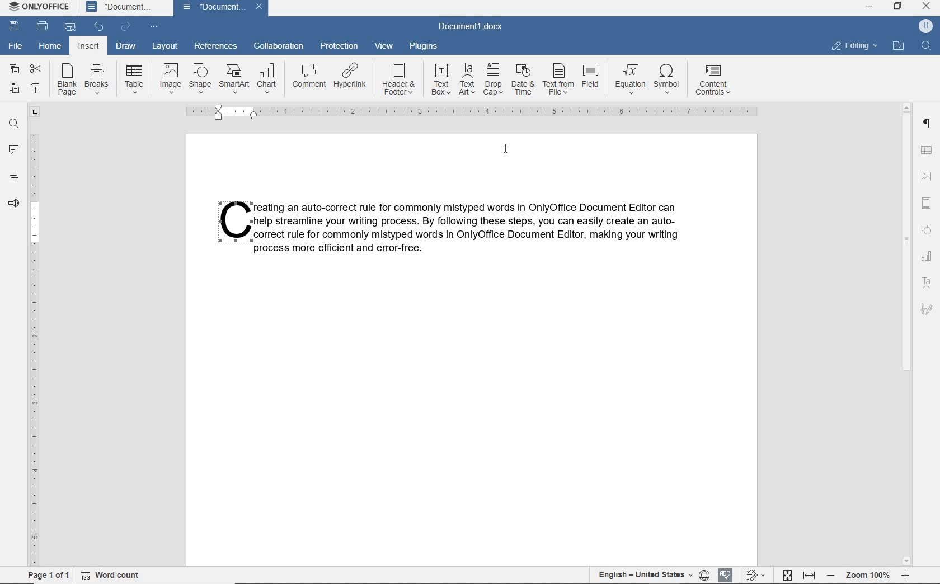 This screenshot has width=940, height=584. I want to click on document name, so click(220, 8).